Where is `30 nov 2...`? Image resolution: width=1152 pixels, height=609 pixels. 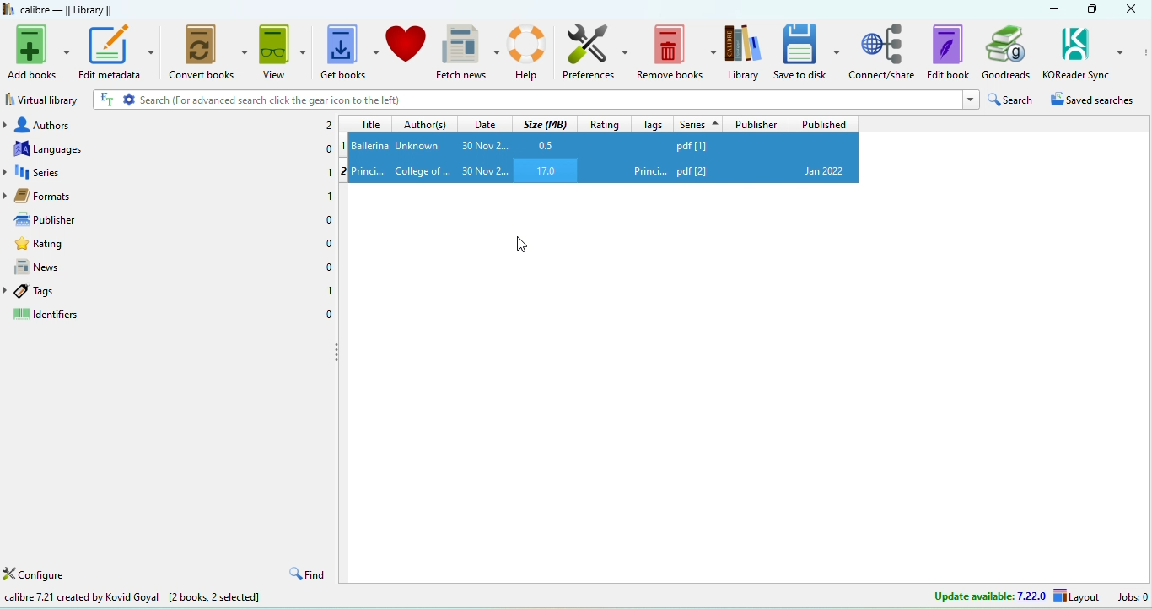
30 nov 2... is located at coordinates (486, 170).